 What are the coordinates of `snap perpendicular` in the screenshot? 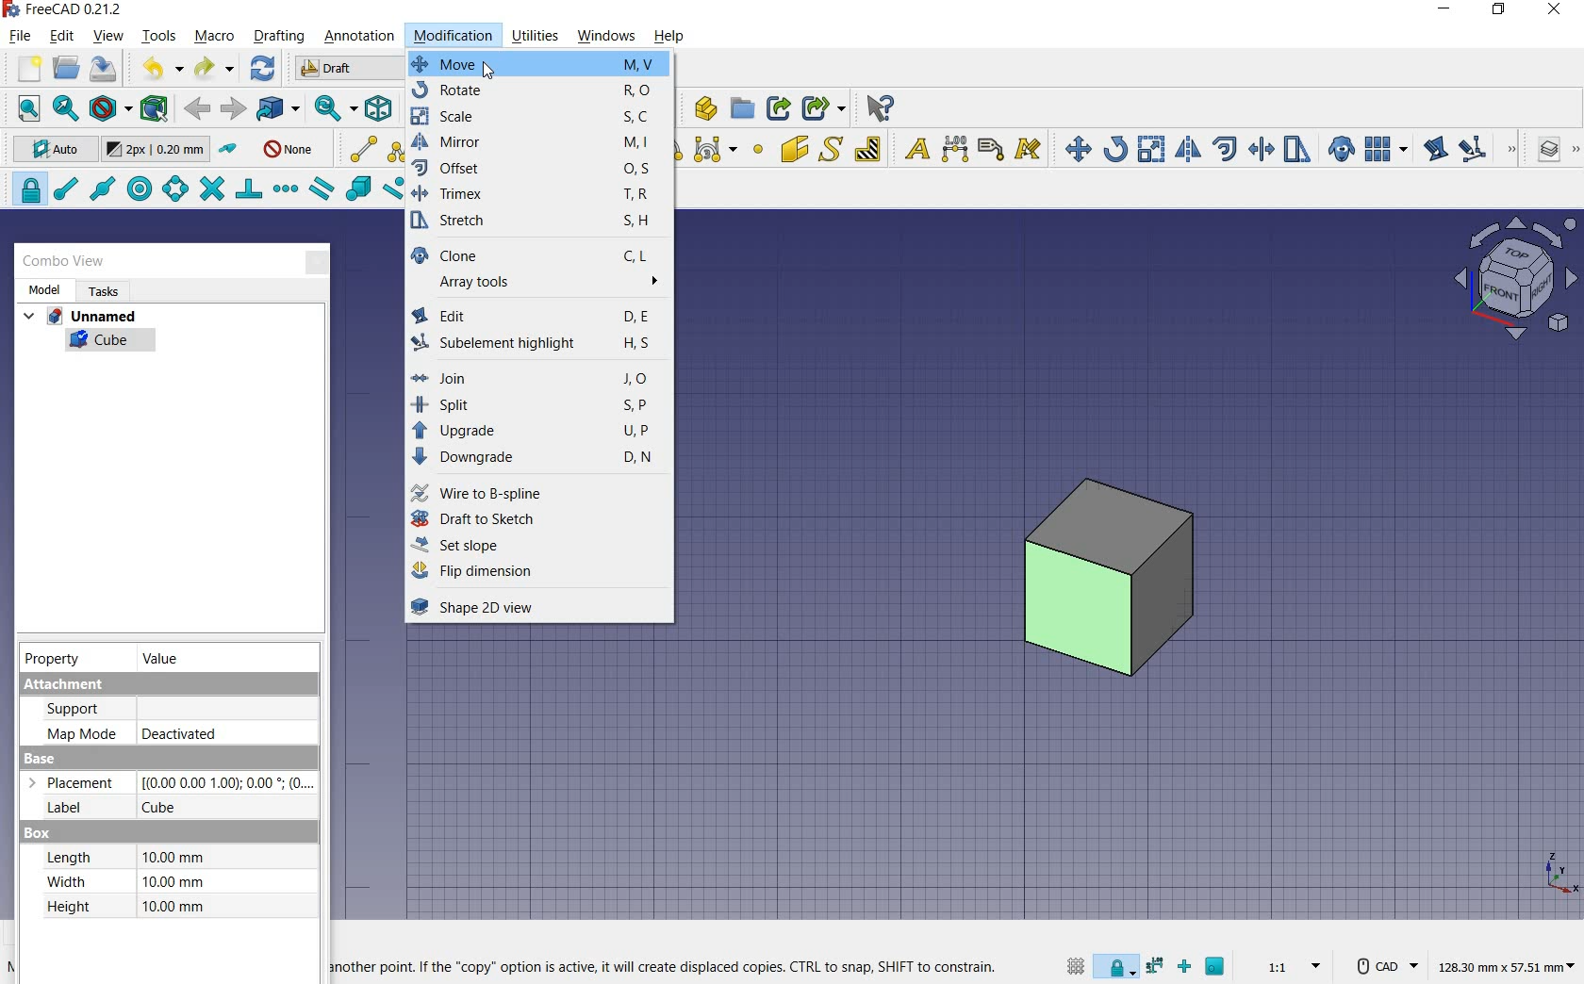 It's located at (250, 189).